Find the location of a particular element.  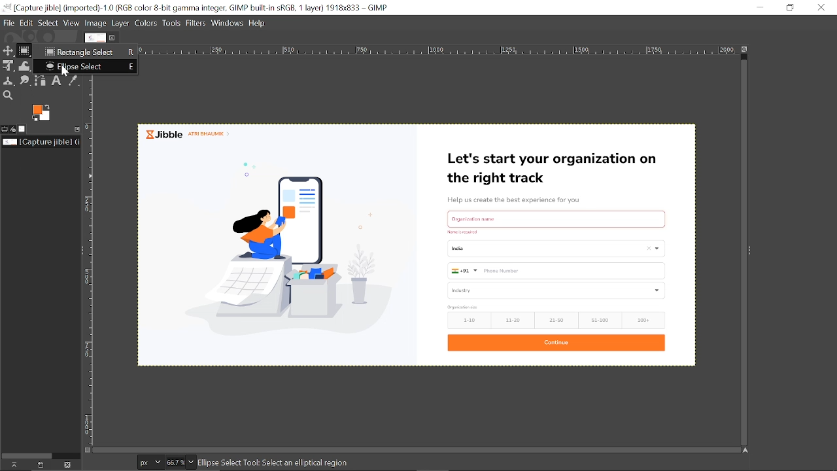

horizontal ruler is located at coordinates (436, 51).